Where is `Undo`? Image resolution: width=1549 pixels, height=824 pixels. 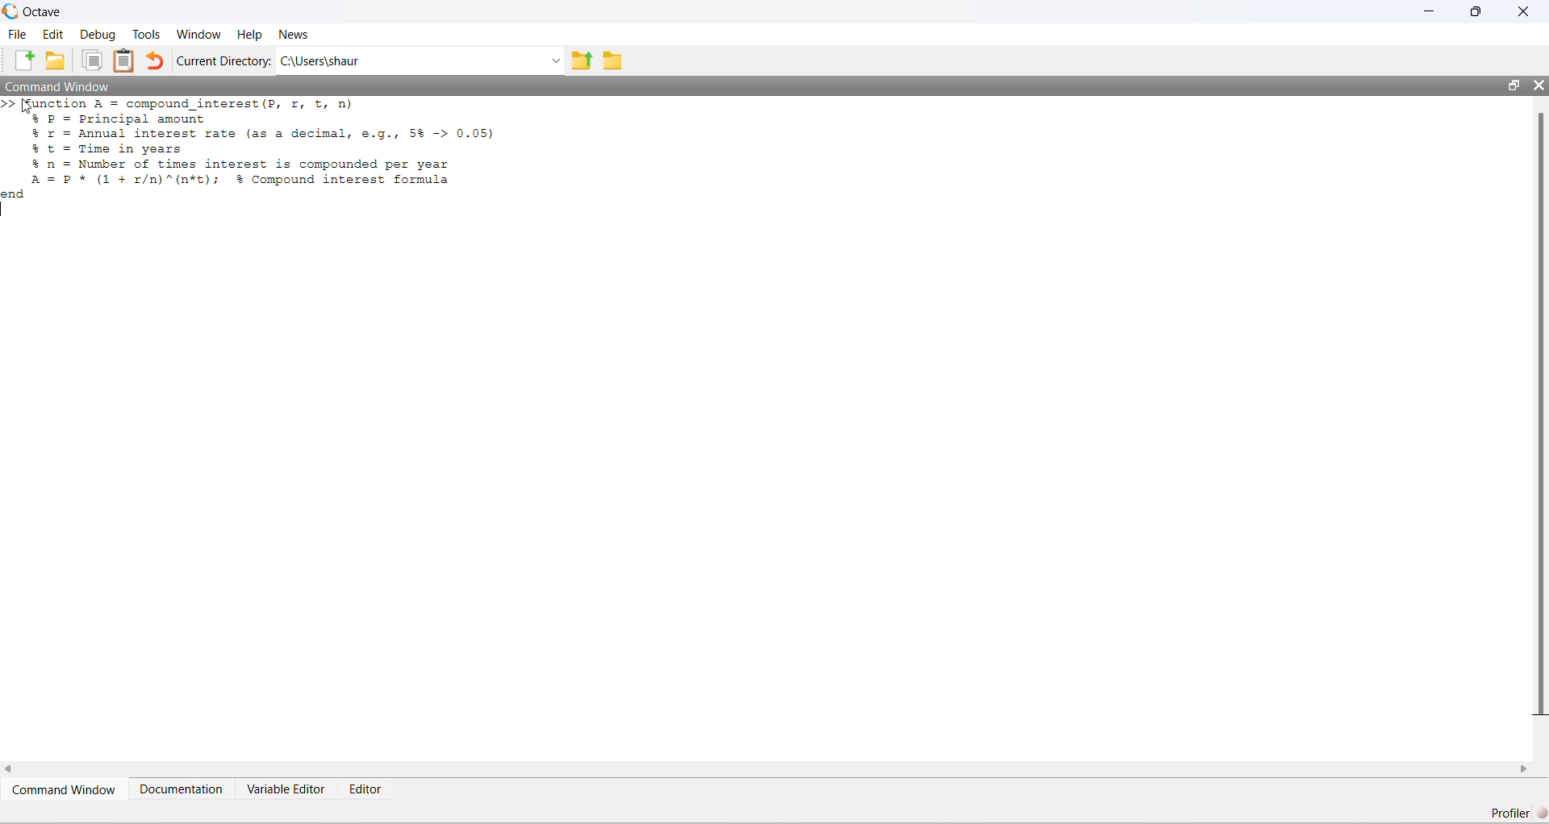 Undo is located at coordinates (153, 60).